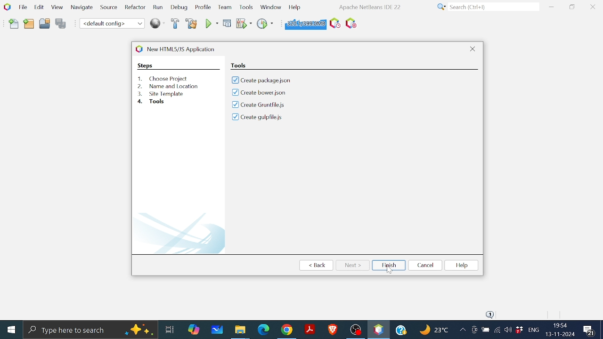  What do you see at coordinates (191, 23) in the screenshot?
I see `Clean and build` at bounding box center [191, 23].